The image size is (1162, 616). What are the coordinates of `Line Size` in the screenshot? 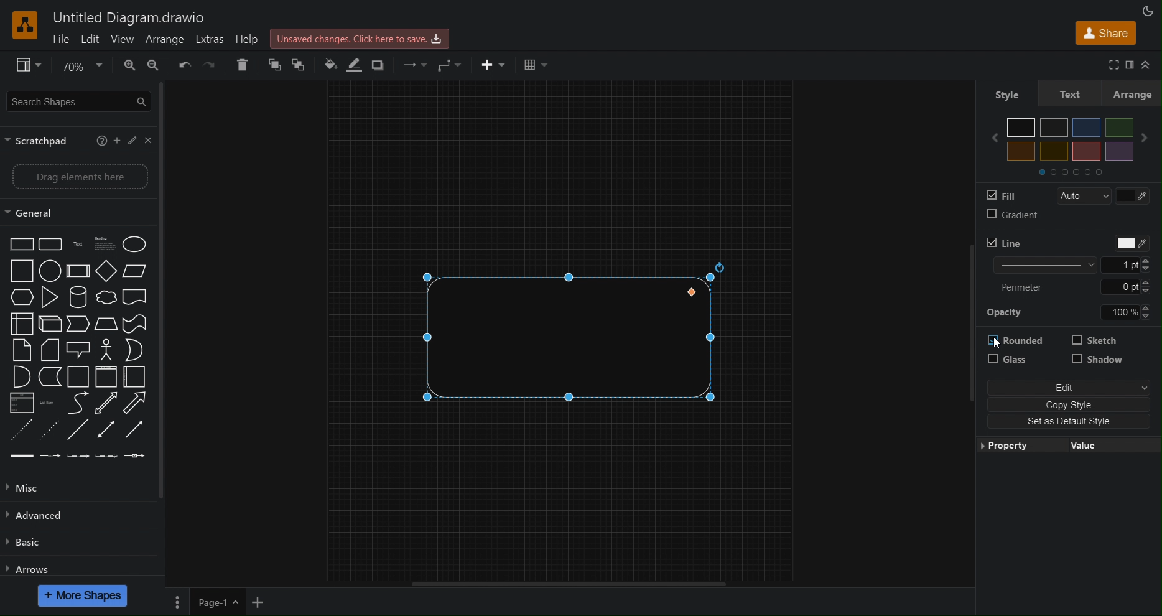 It's located at (1071, 266).